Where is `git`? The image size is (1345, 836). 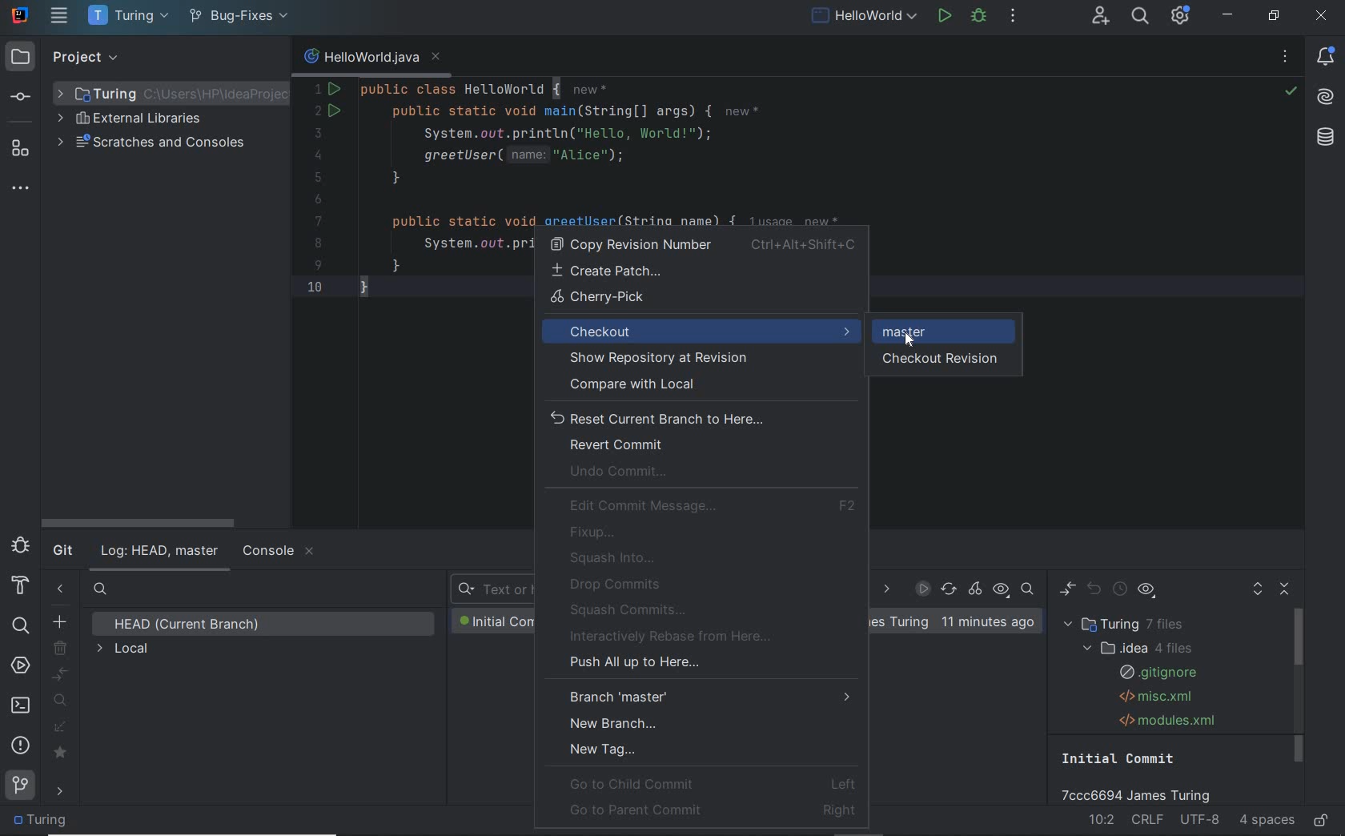
git is located at coordinates (21, 789).